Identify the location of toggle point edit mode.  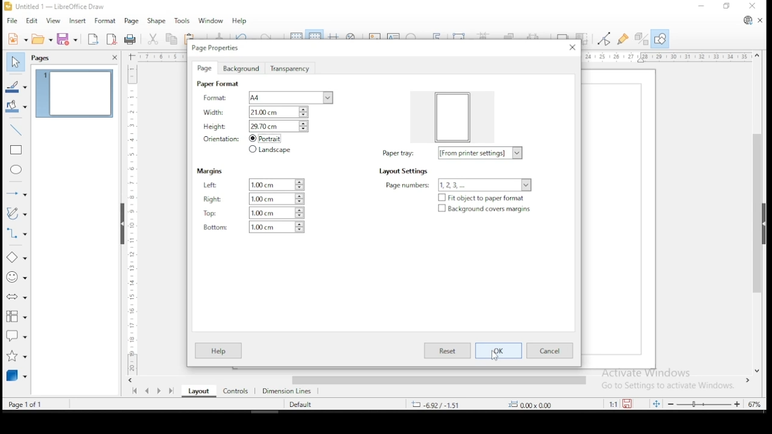
(606, 39).